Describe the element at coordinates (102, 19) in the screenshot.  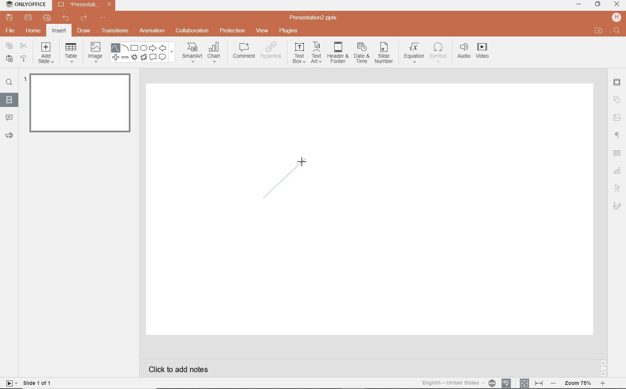
I see `CUSTOMIZE QUICK ACCESS TOOLBAR` at that location.